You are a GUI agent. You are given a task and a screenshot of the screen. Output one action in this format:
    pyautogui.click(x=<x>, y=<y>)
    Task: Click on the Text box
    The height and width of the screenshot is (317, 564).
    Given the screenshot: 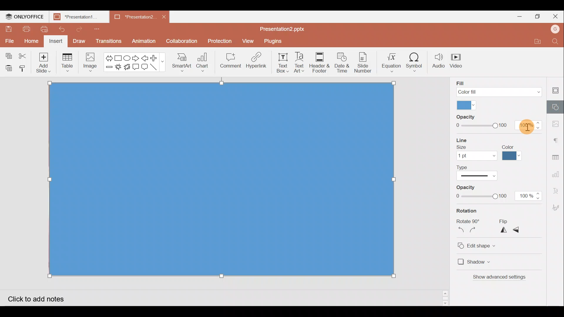 What is the action you would take?
    pyautogui.click(x=280, y=64)
    